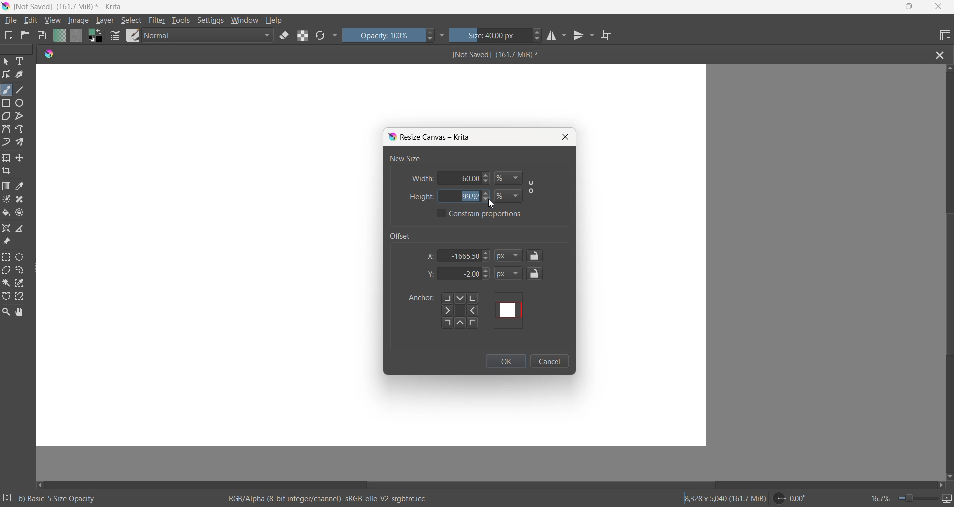  What do you see at coordinates (431, 274) in the screenshot?
I see `` at bounding box center [431, 274].